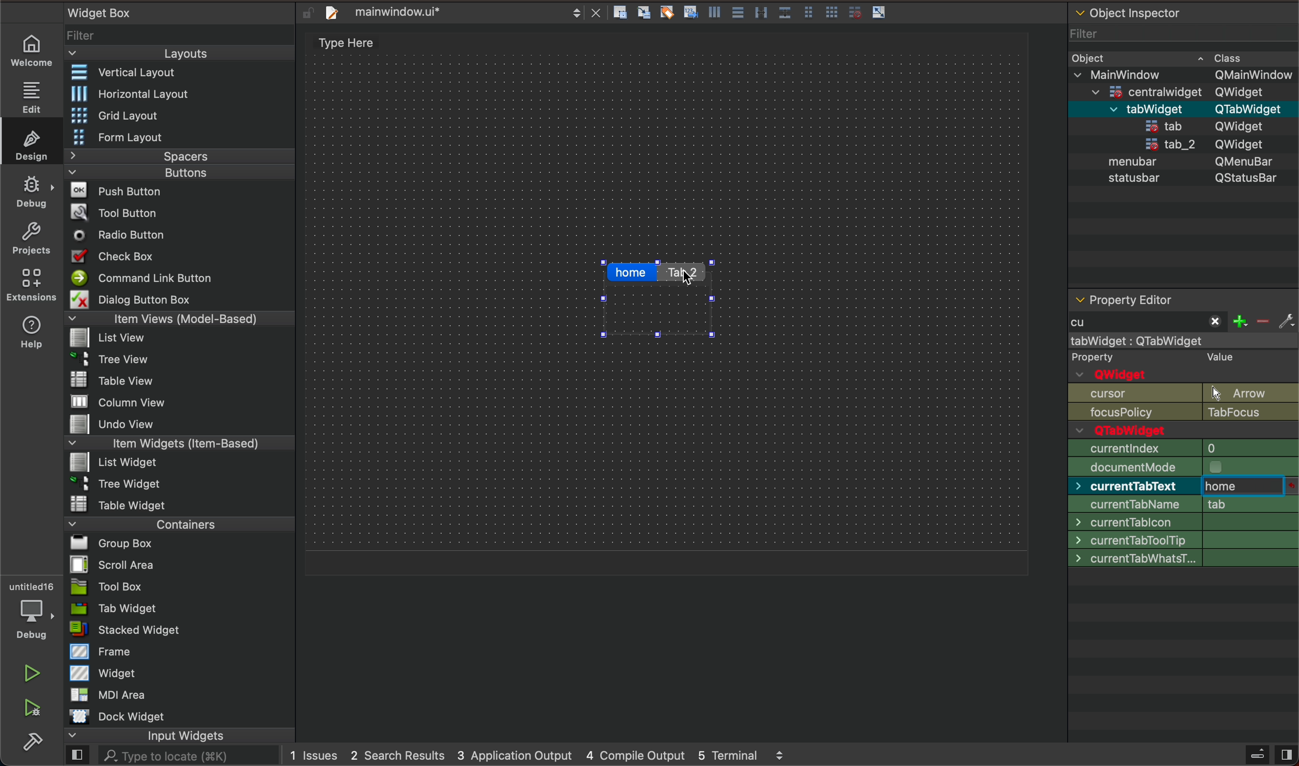 Image resolution: width=1299 pixels, height=766 pixels. What do you see at coordinates (542, 755) in the screenshot?
I see `logs` at bounding box center [542, 755].